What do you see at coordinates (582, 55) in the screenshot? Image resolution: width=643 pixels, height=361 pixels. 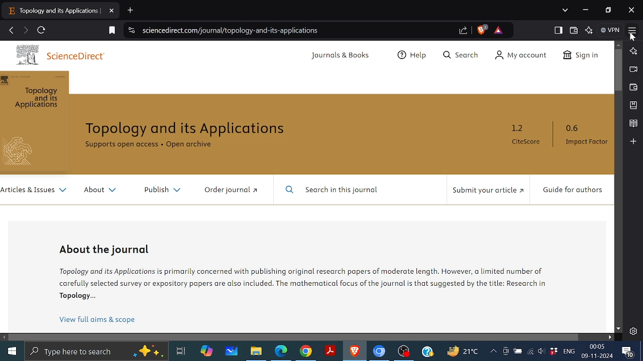 I see `Sign in` at bounding box center [582, 55].